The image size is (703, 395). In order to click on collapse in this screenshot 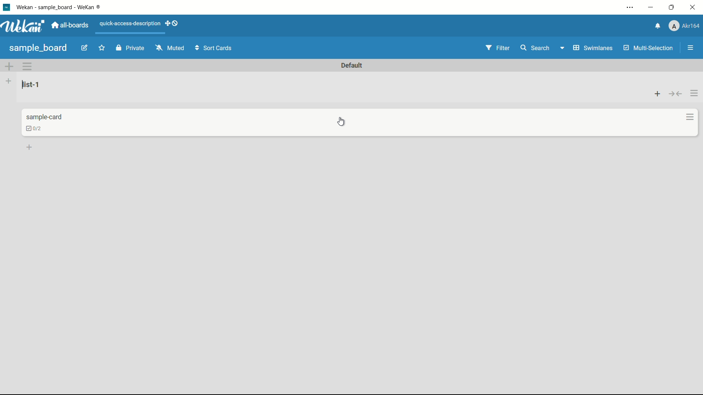, I will do `click(676, 94)`.